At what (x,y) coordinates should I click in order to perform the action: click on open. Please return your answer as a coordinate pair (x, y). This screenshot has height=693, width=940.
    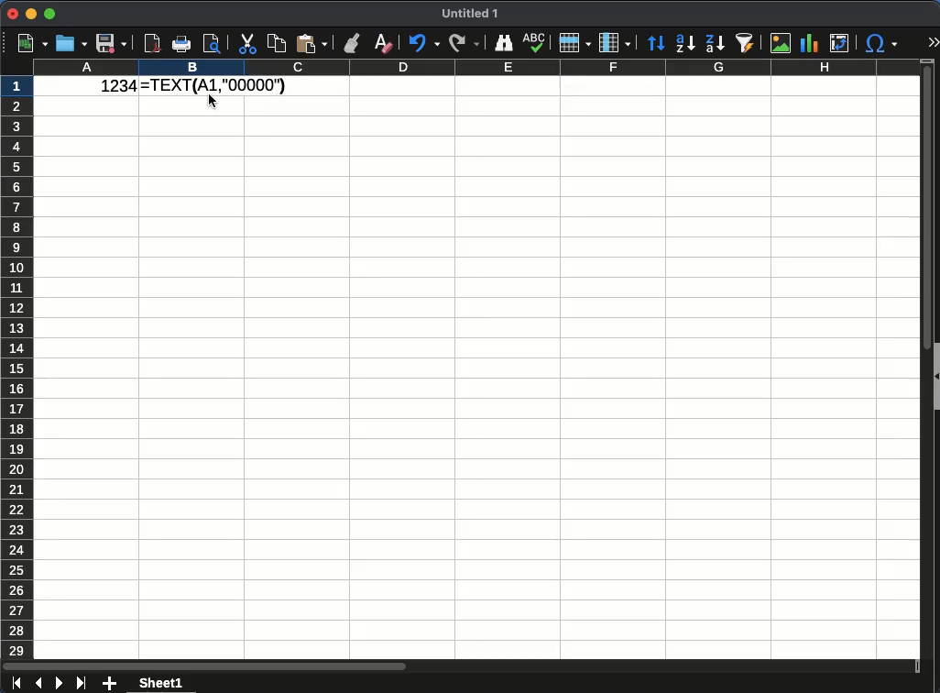
    Looking at the image, I should click on (71, 43).